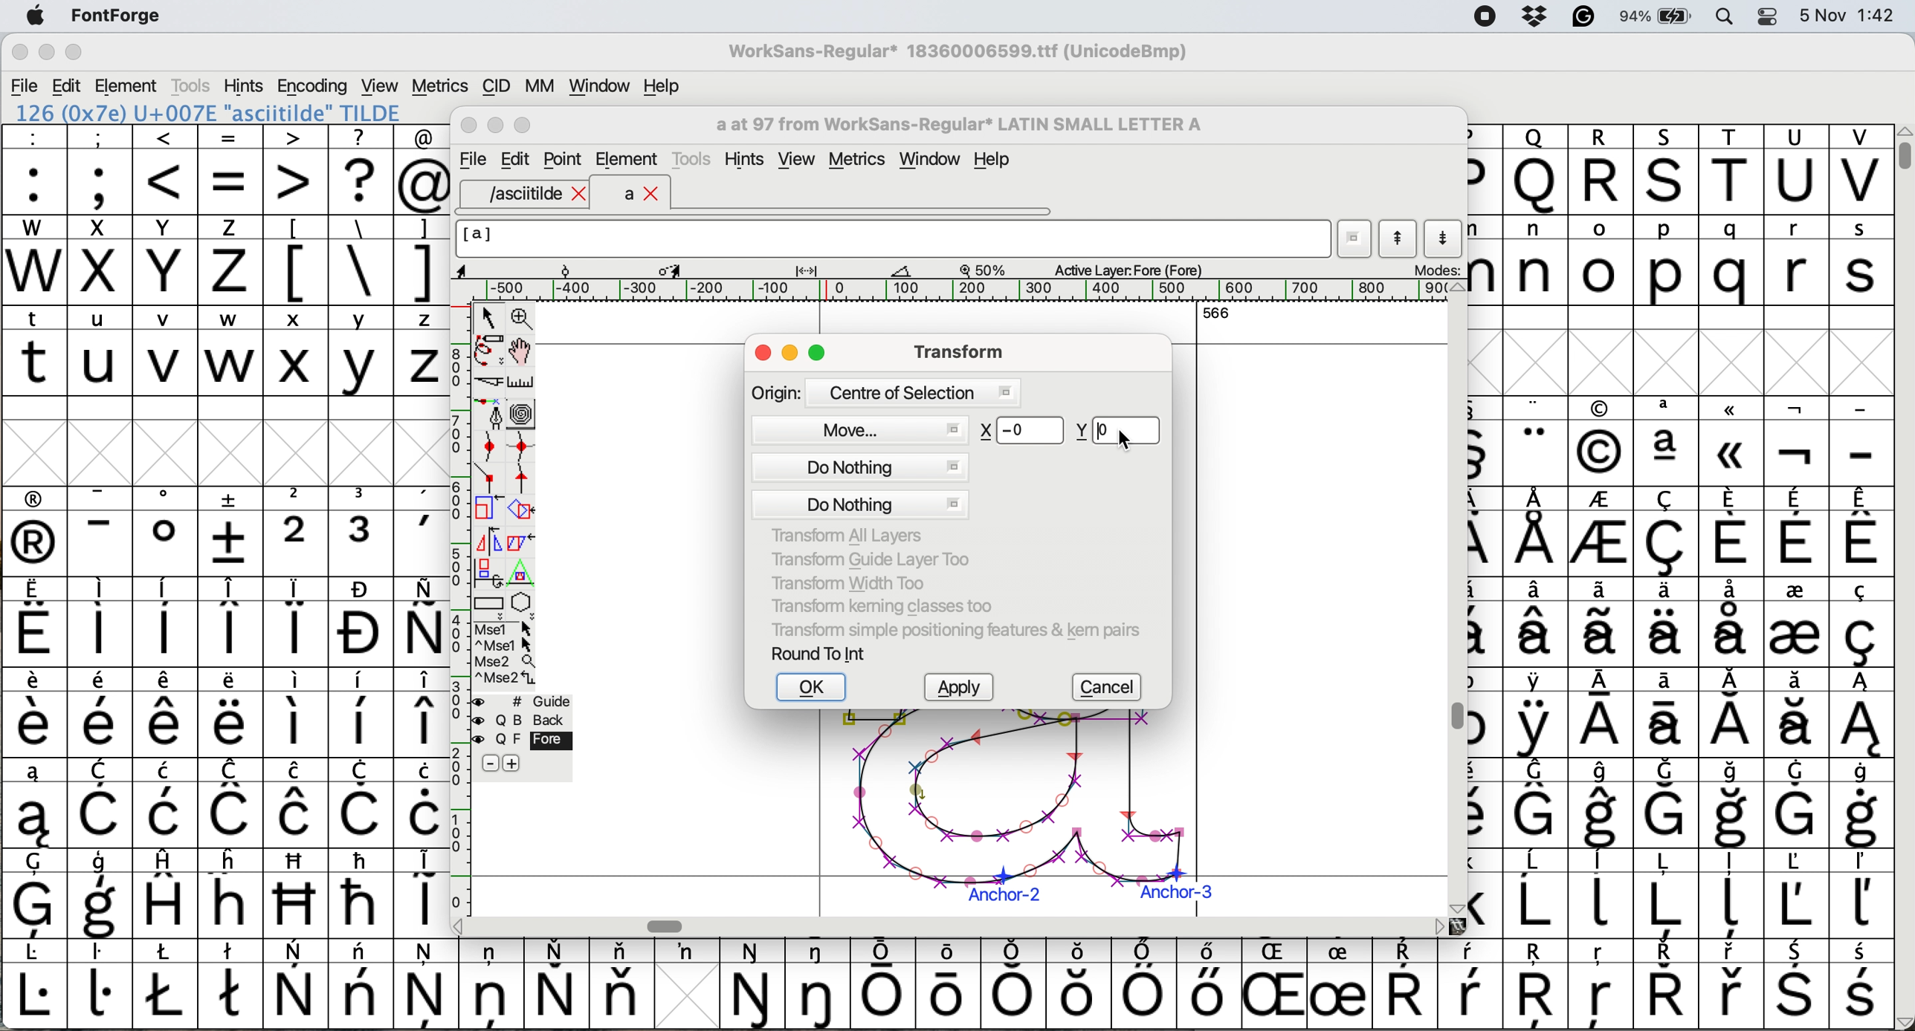  I want to click on perform a perspective transformation on selection, so click(521, 573).